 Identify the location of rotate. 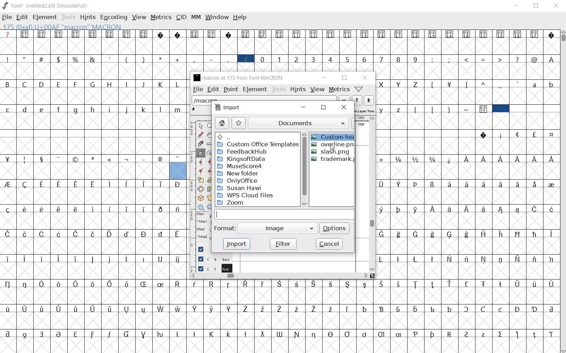
(210, 180).